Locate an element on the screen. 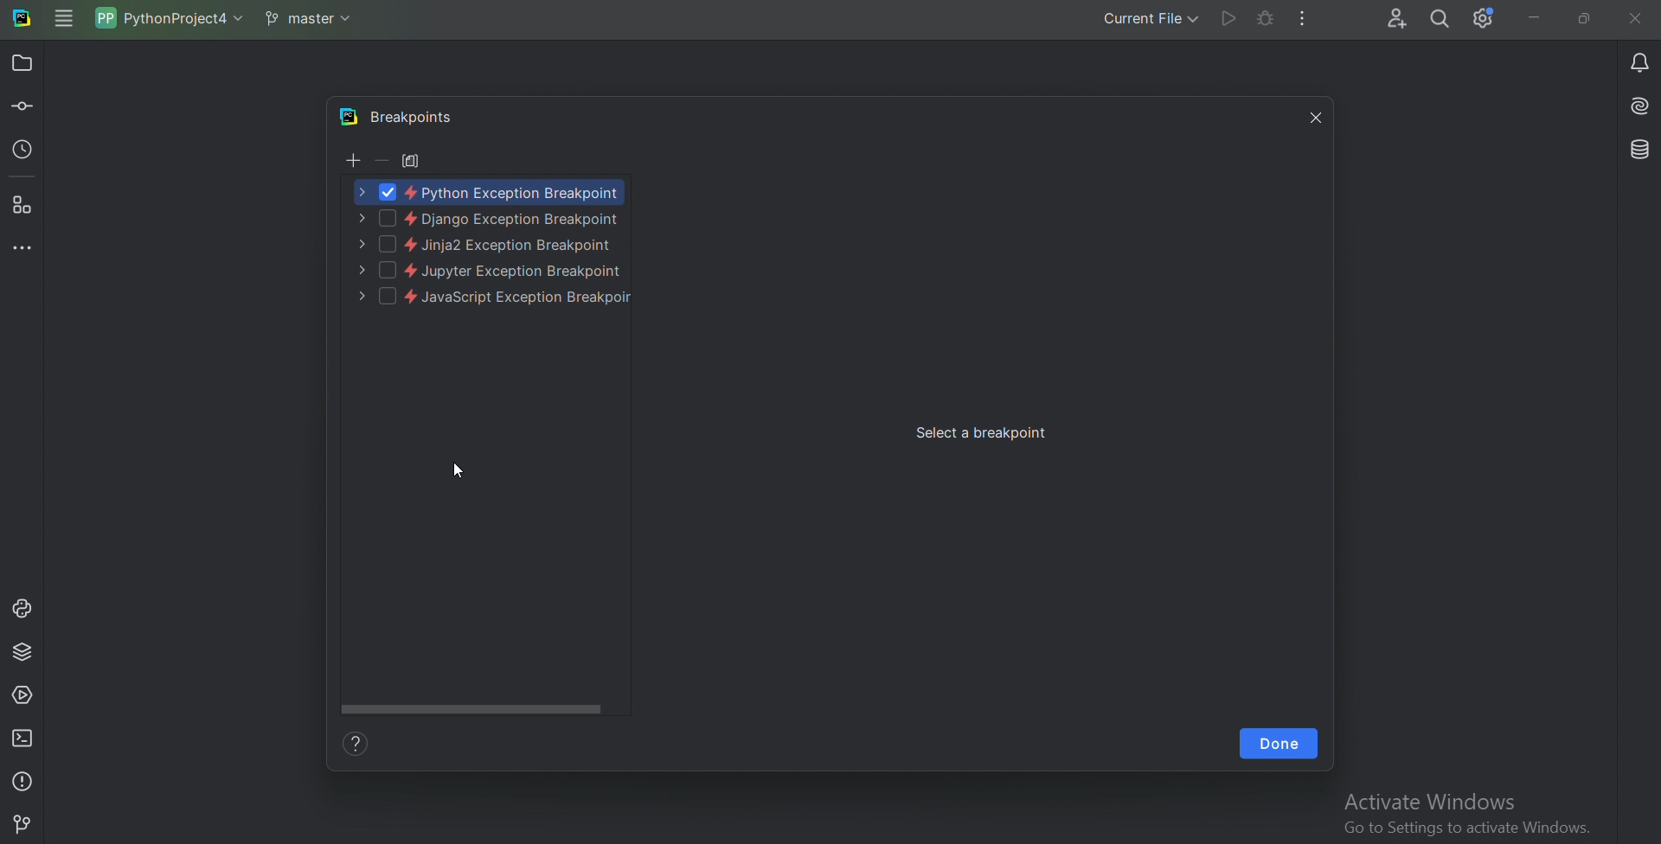 This screenshot has height=844, width=1661. More actions is located at coordinates (1305, 19).